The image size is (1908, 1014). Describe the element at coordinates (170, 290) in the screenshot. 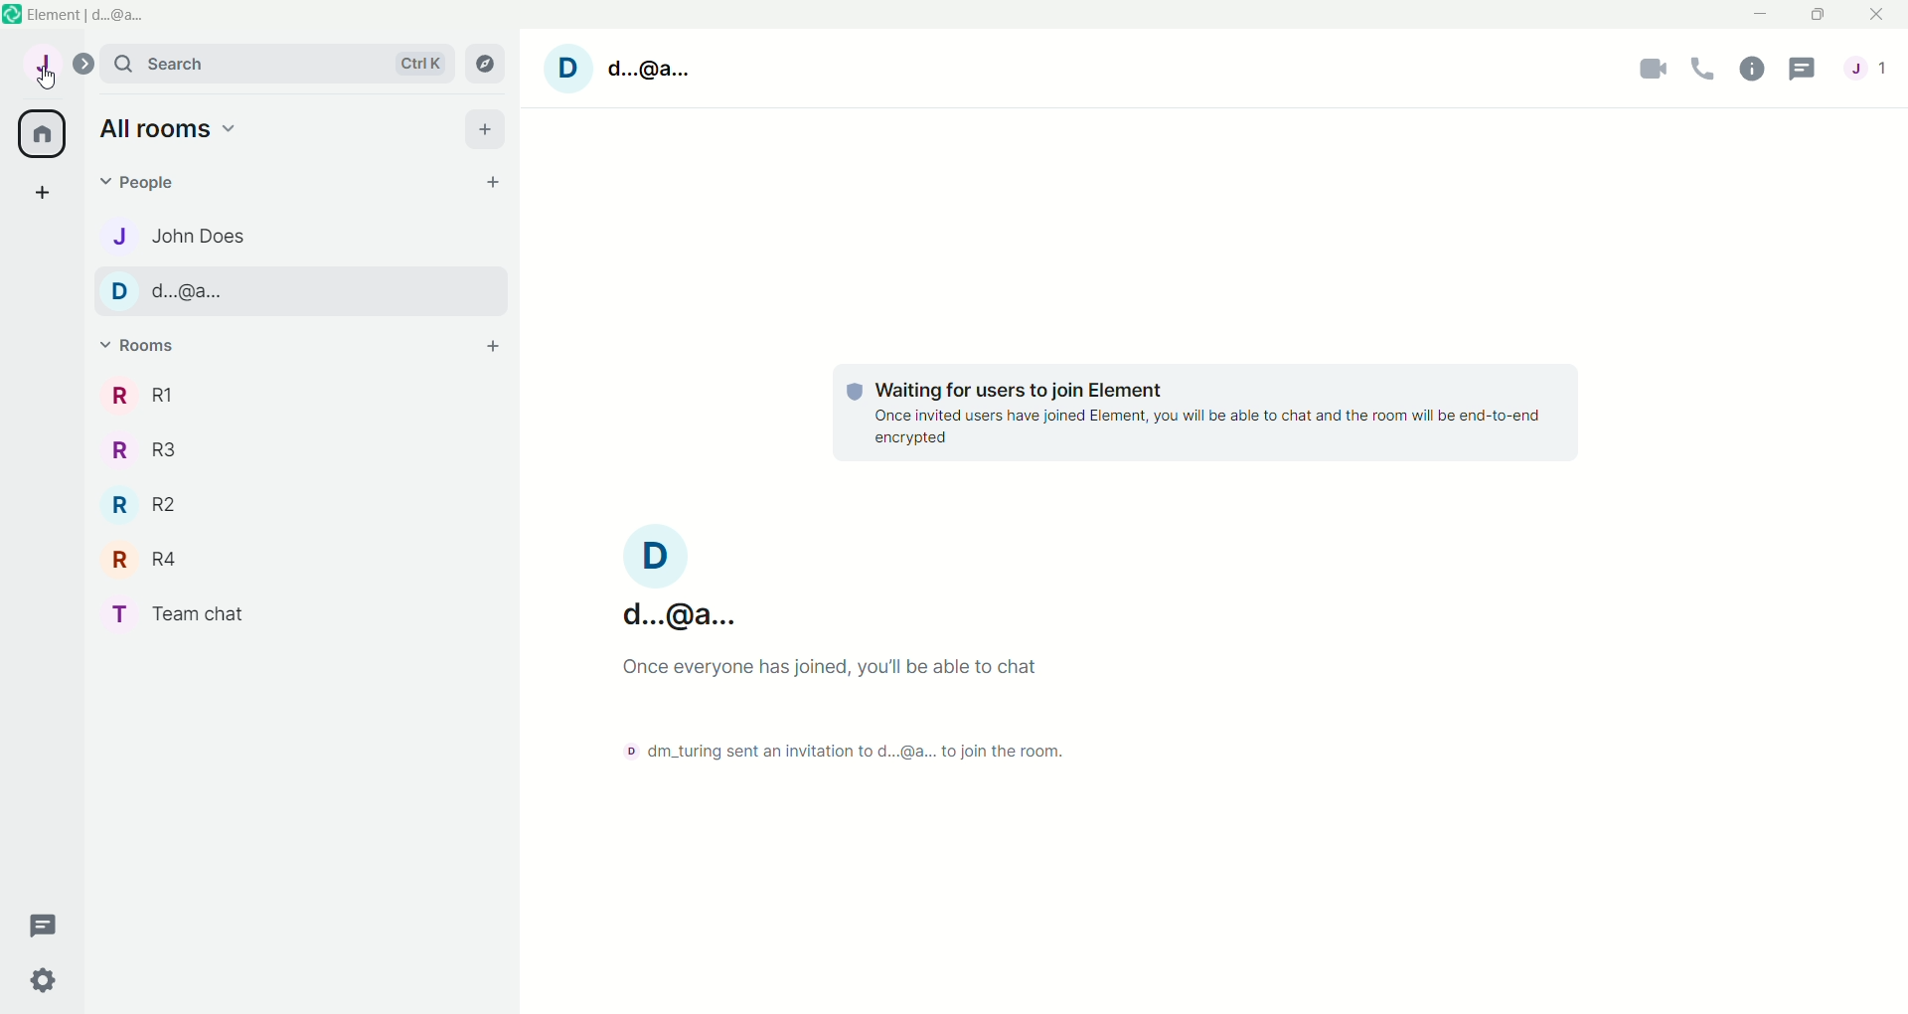

I see `D d...@a...` at that location.